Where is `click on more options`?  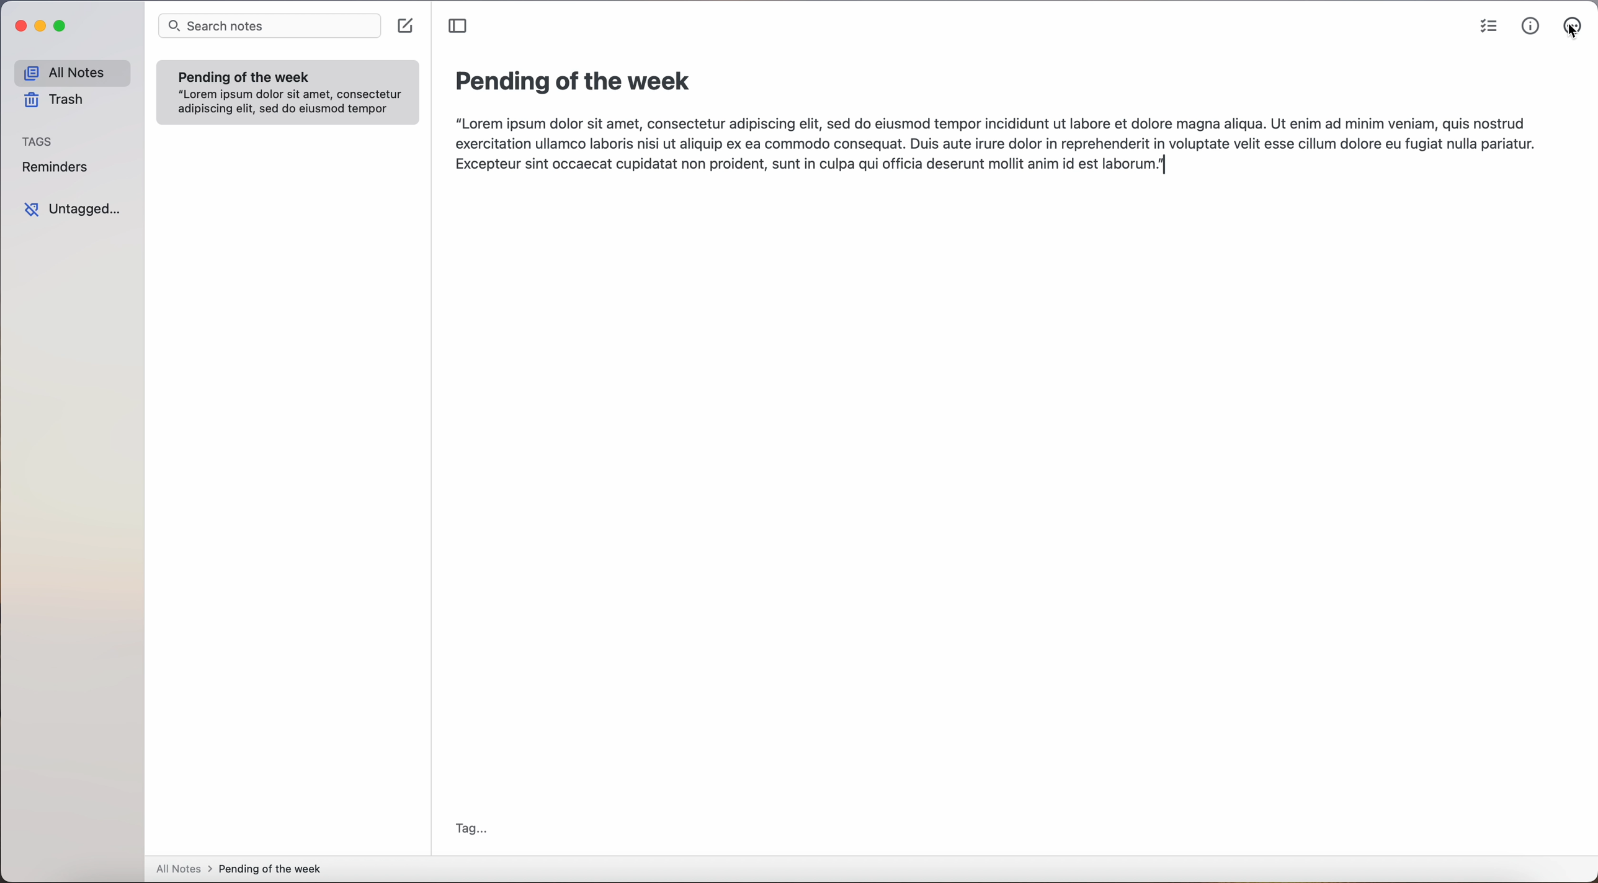 click on more options is located at coordinates (1574, 27).